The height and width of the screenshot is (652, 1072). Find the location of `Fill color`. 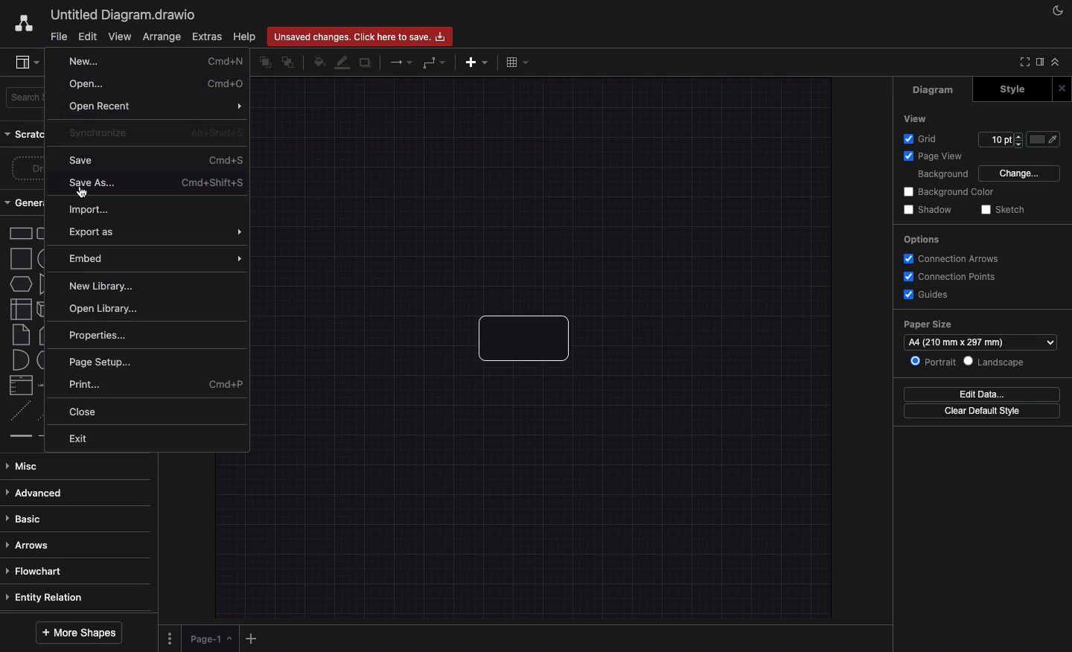

Fill color is located at coordinates (321, 62).